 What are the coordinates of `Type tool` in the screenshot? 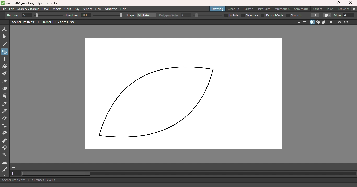 It's located at (5, 59).